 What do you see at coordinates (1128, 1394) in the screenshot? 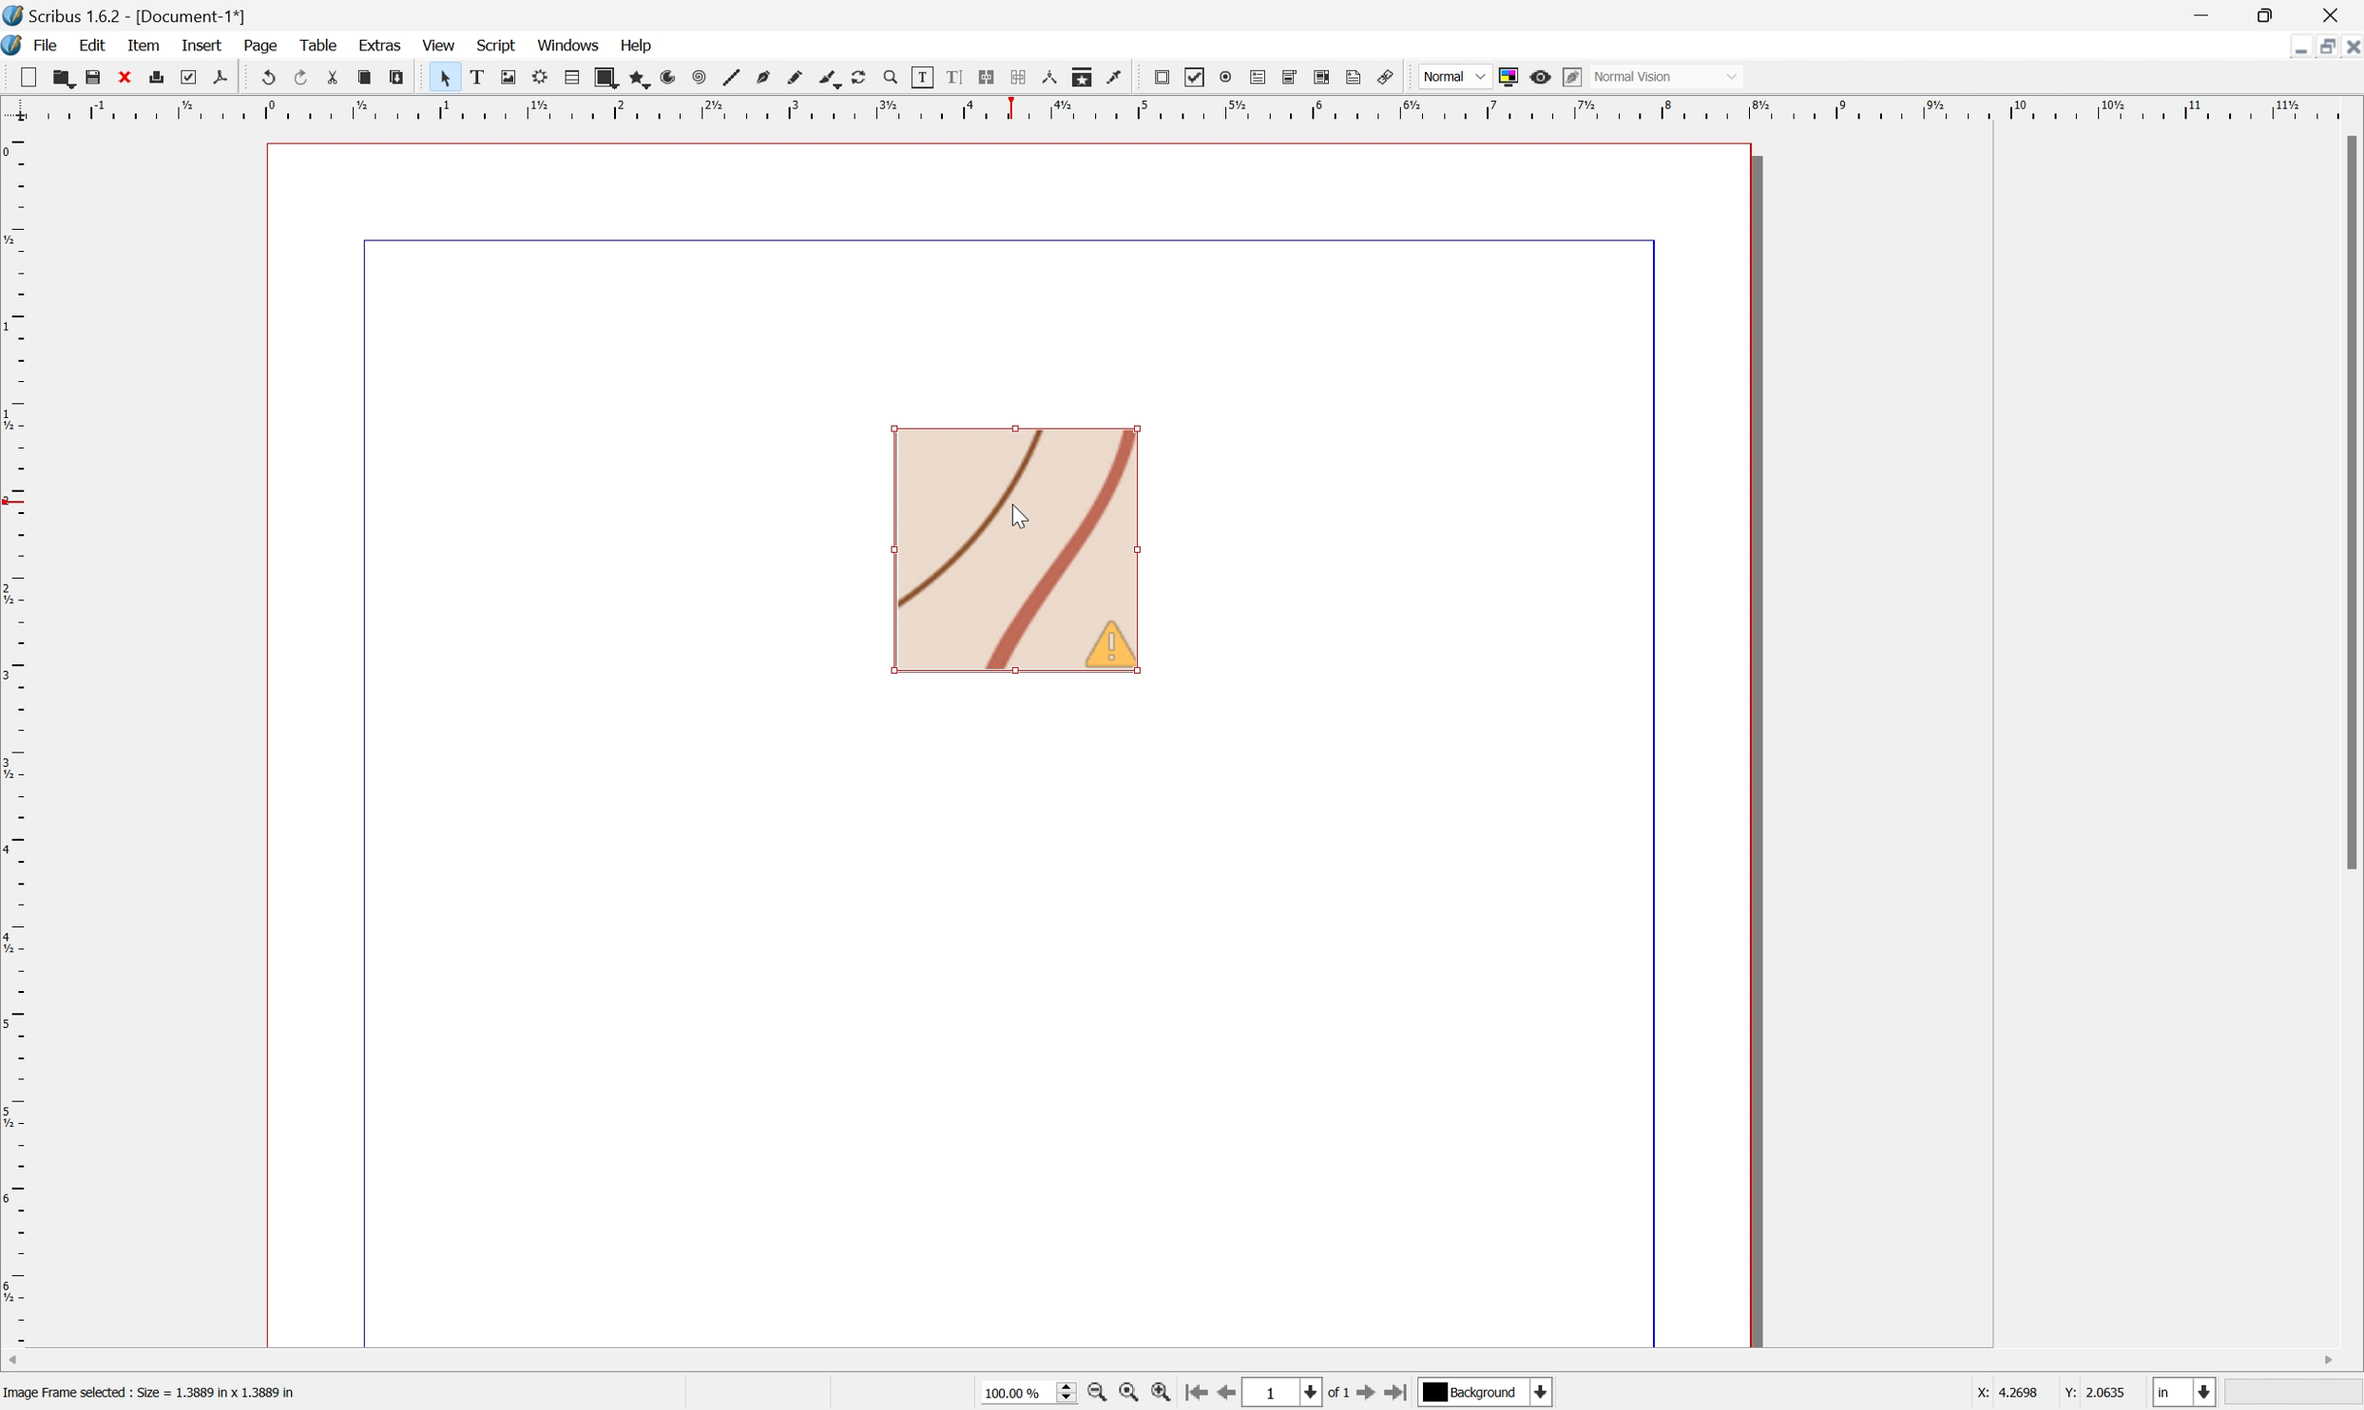
I see `Zoom to 100%` at bounding box center [1128, 1394].